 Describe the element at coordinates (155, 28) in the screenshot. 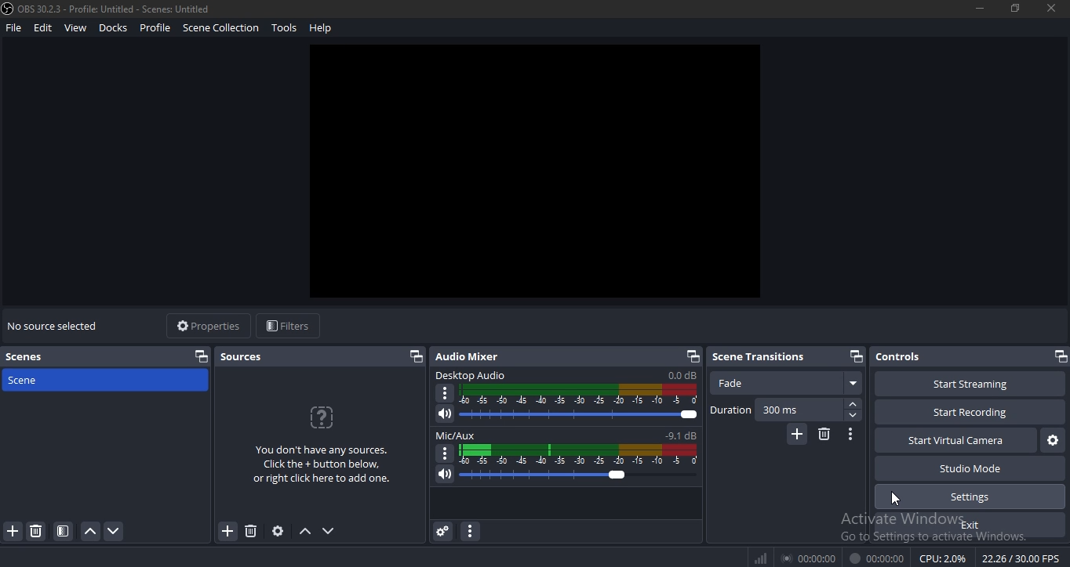

I see `profile` at that location.